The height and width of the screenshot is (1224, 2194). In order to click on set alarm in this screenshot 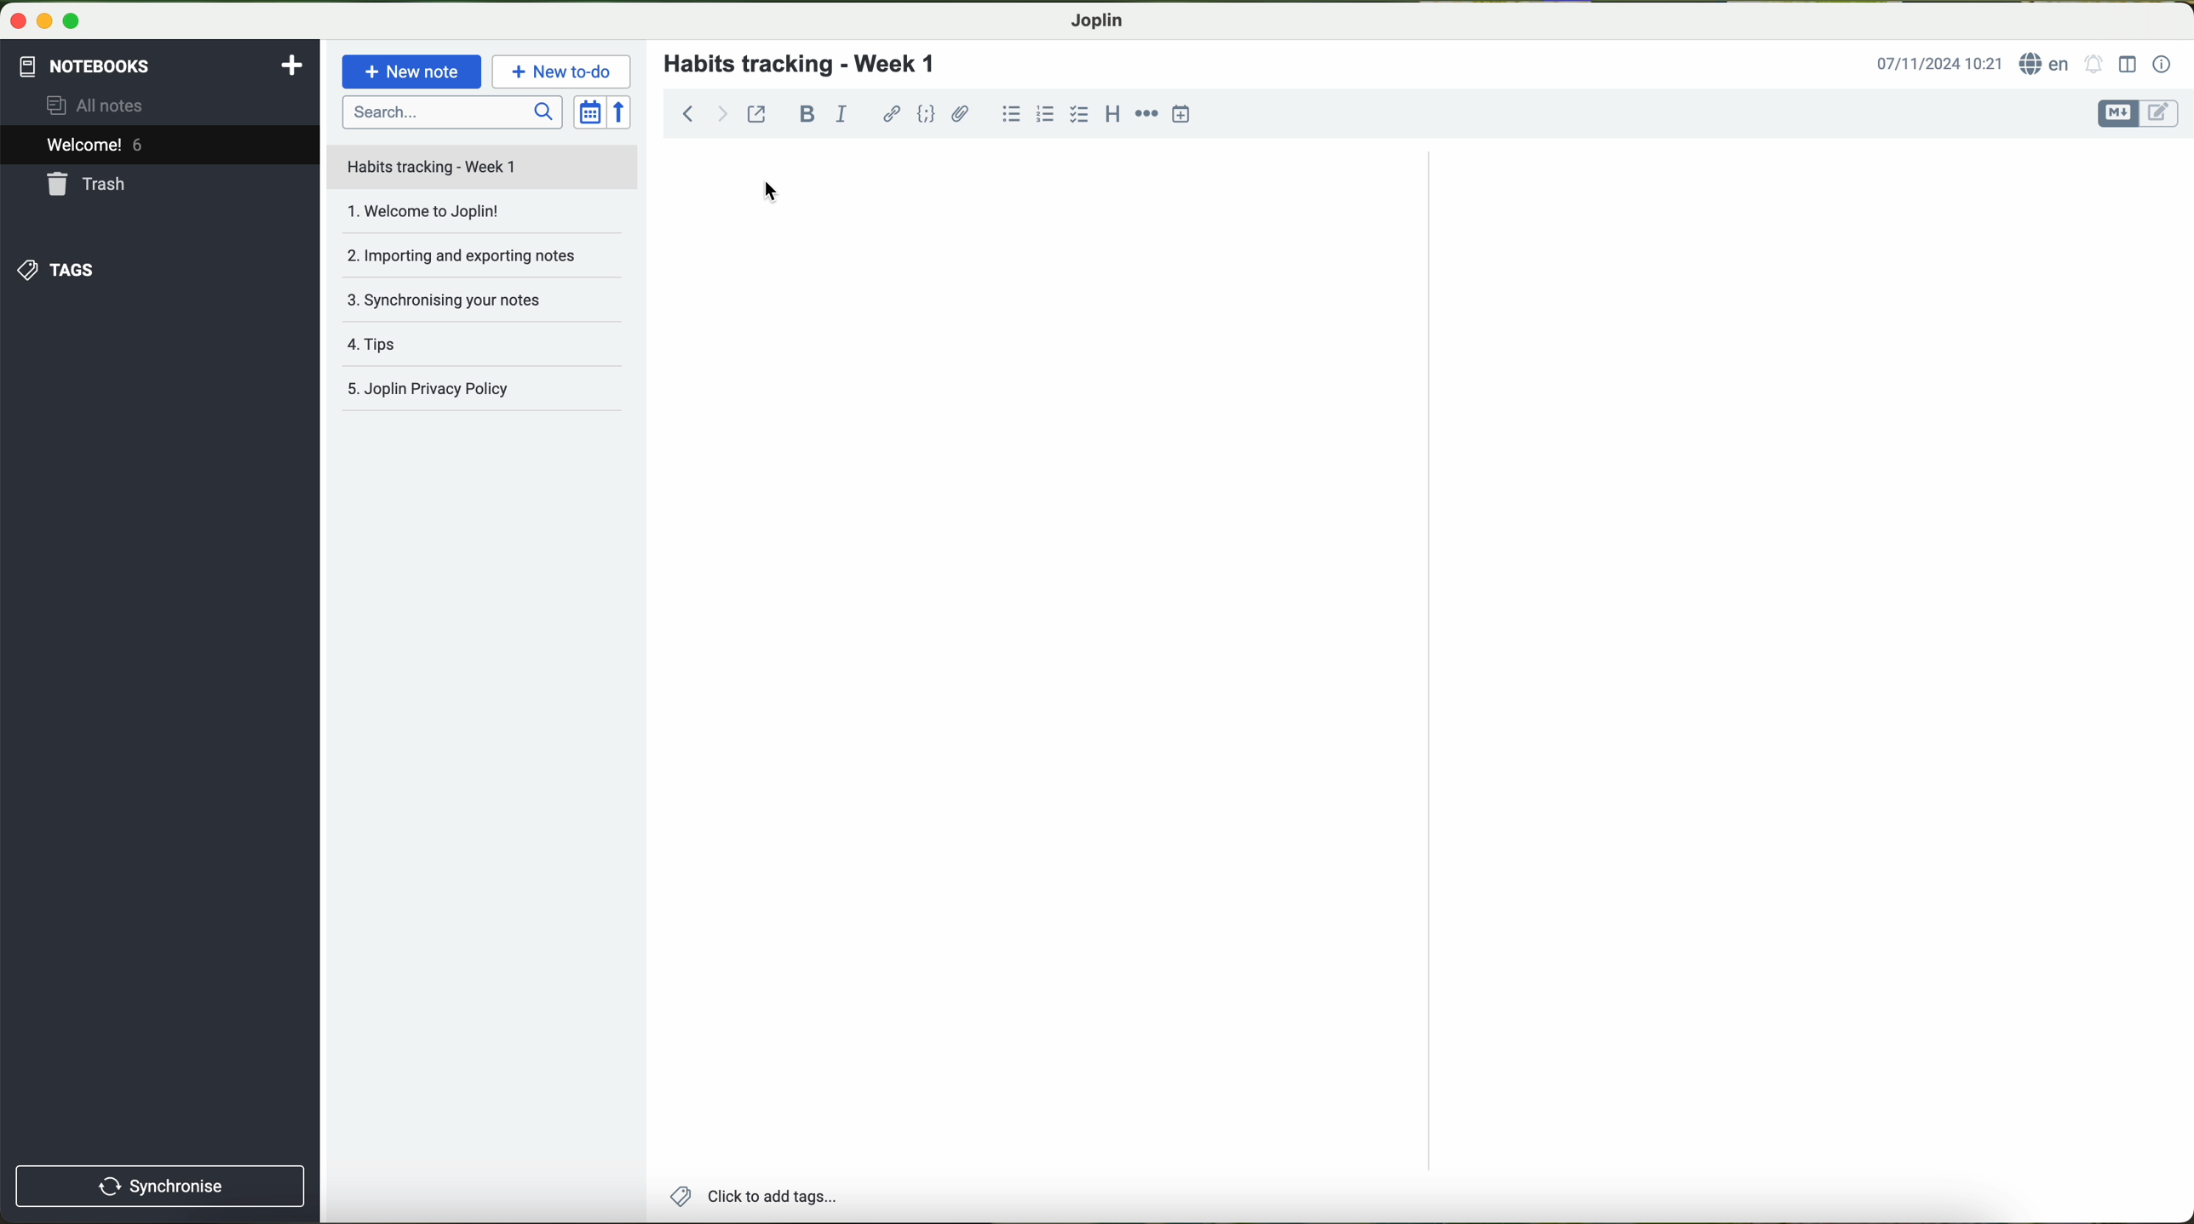, I will do `click(2094, 63)`.